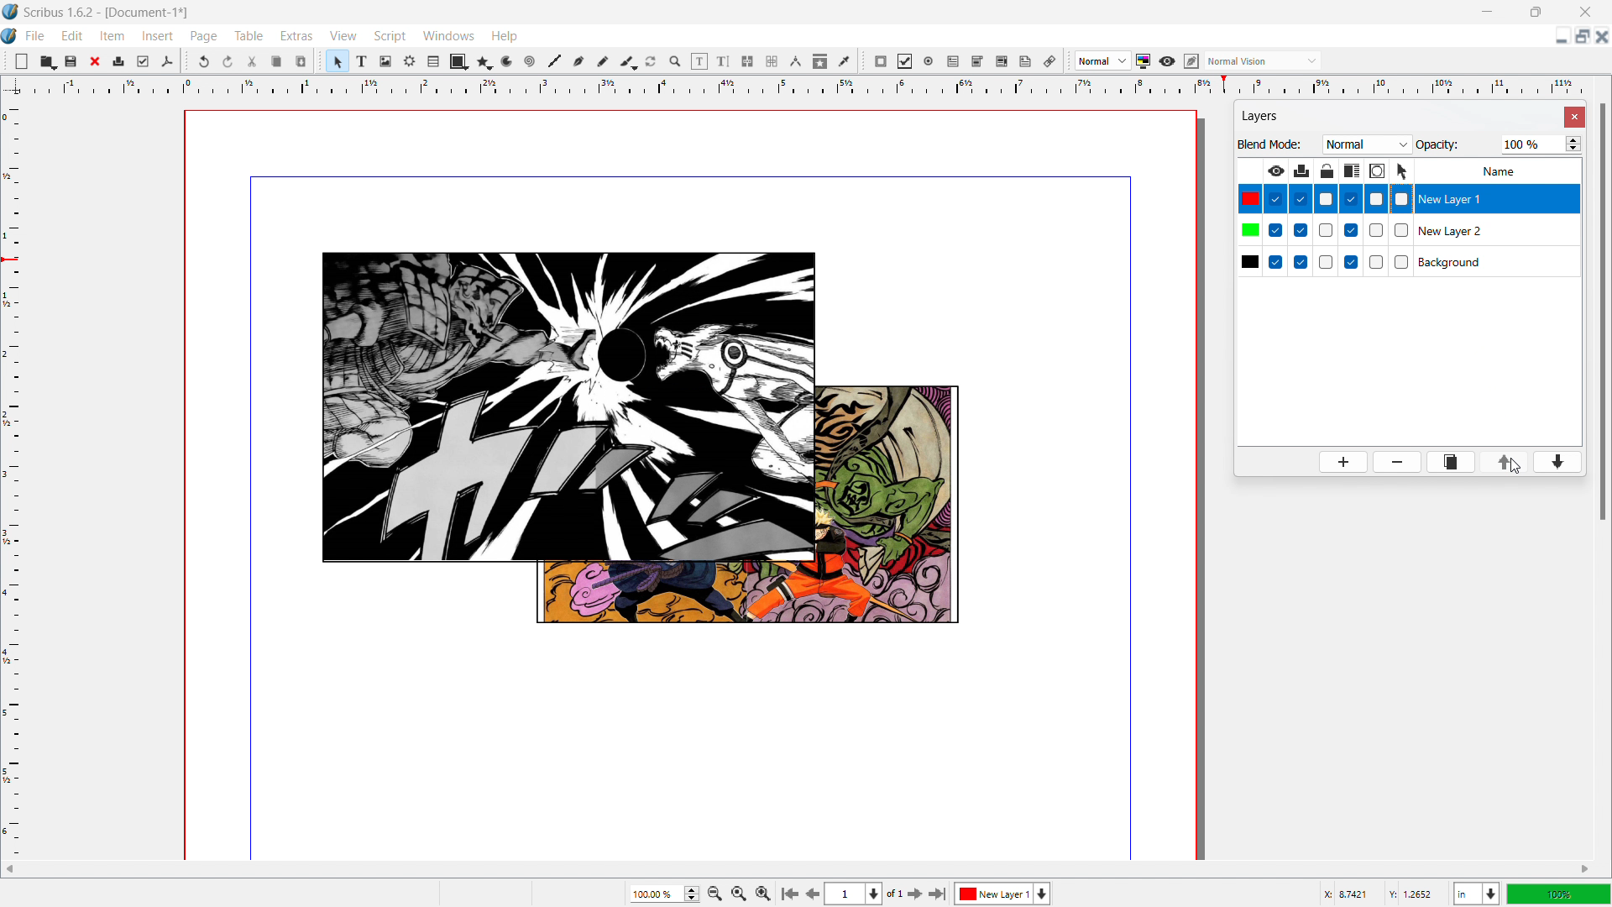  What do you see at coordinates (1191, 61) in the screenshot?
I see `edit in preview mode` at bounding box center [1191, 61].